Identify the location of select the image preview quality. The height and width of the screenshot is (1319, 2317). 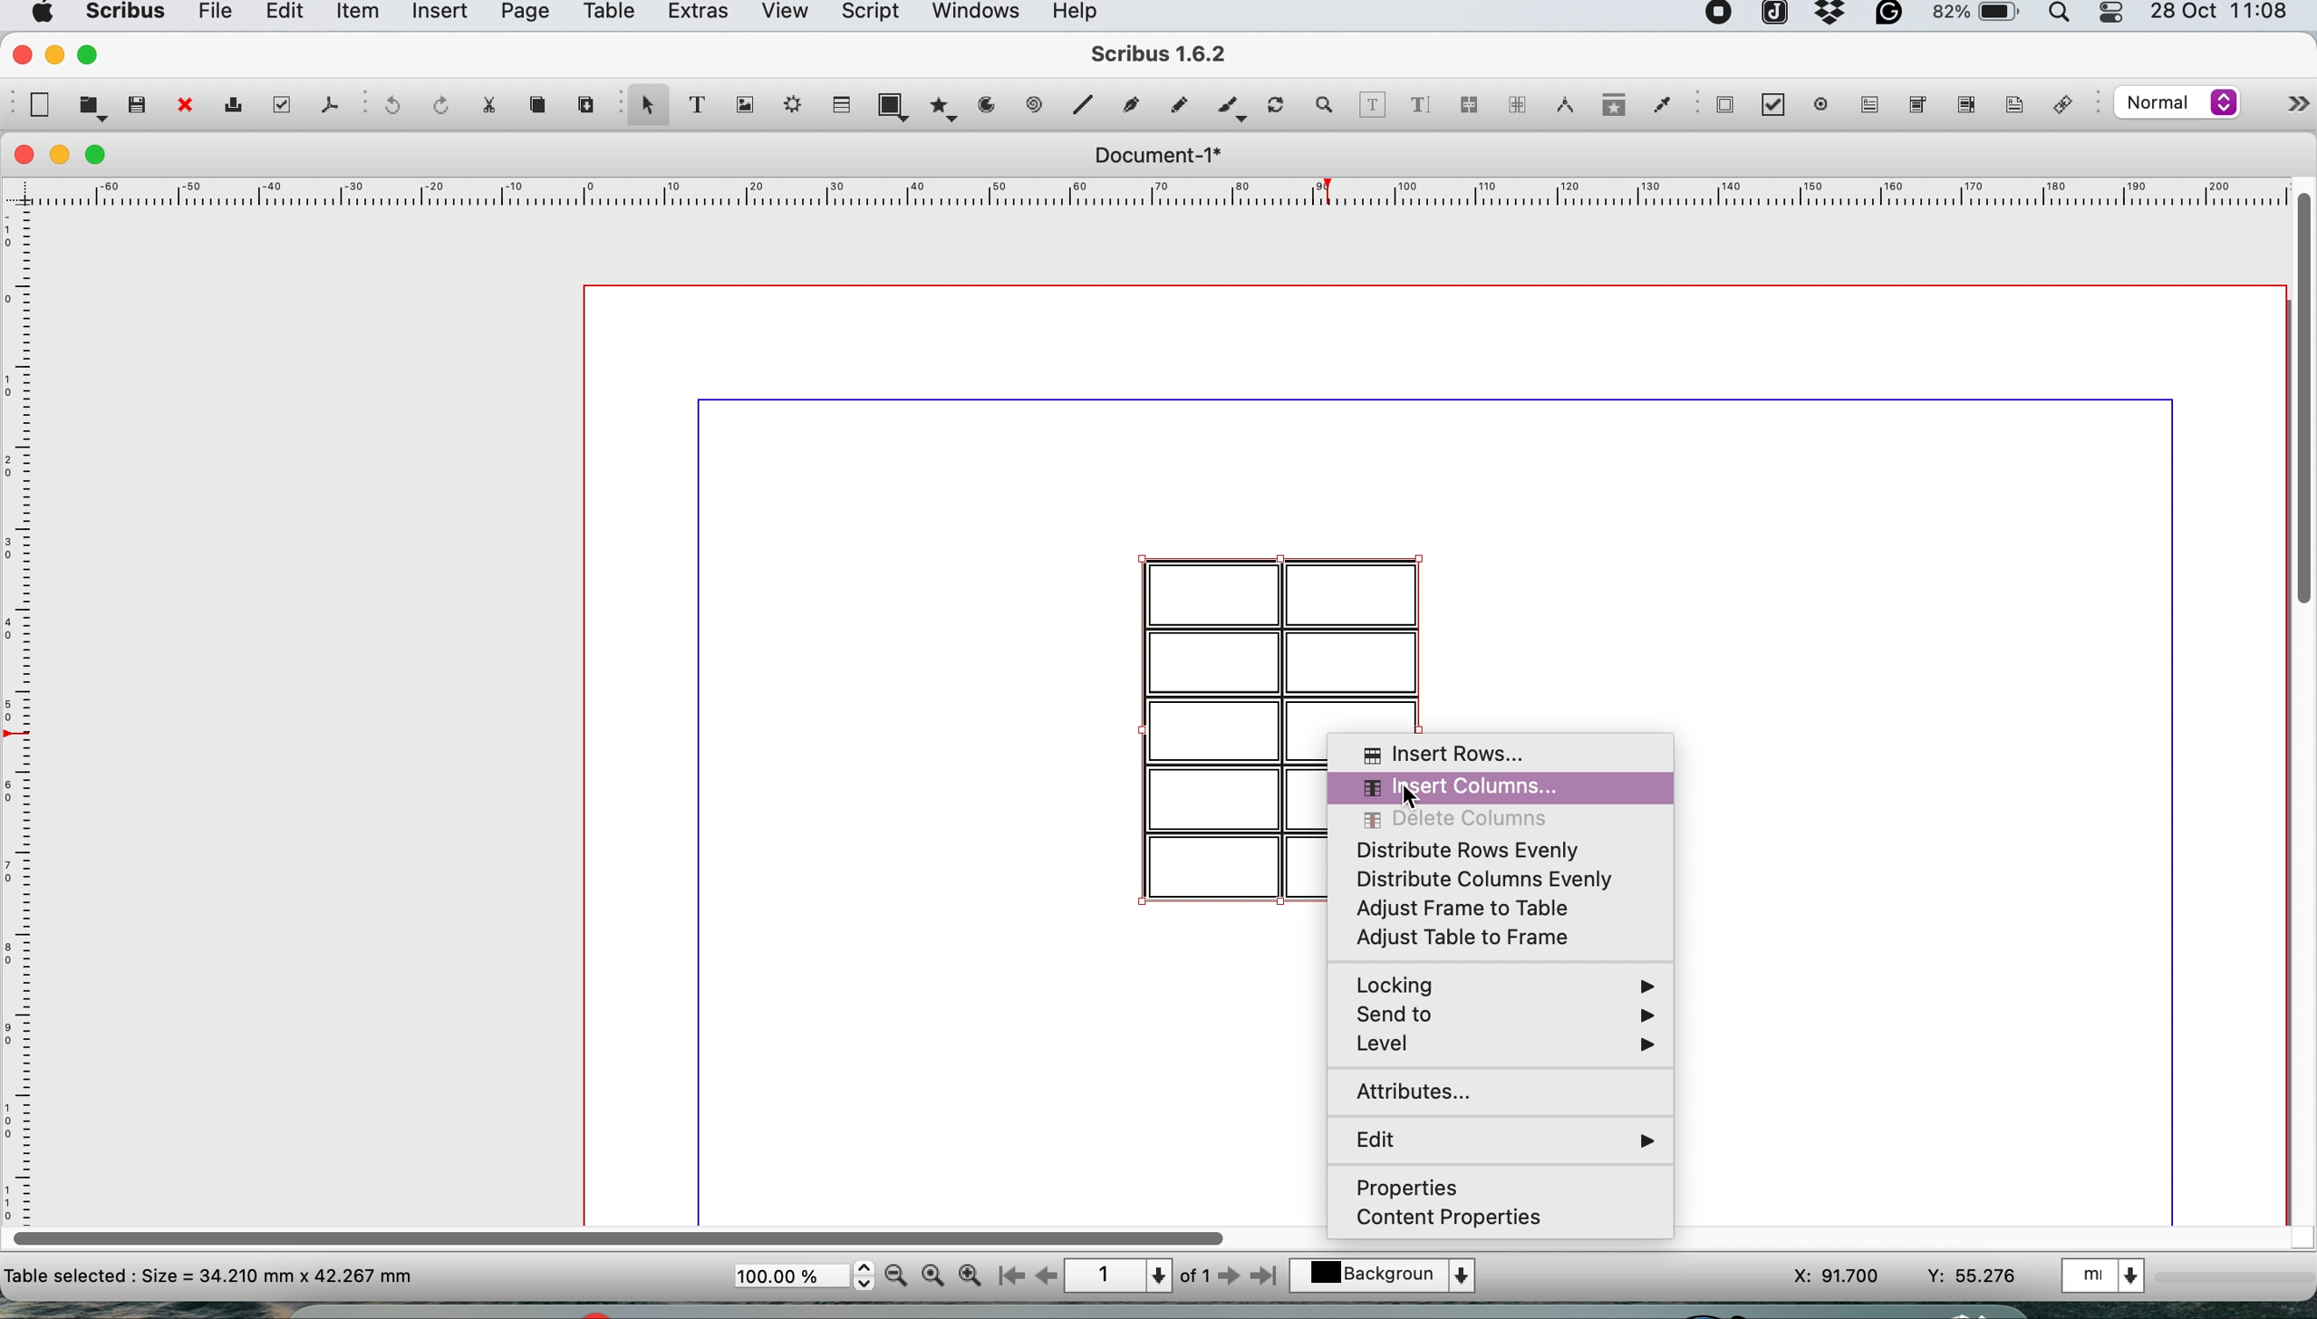
(2173, 102).